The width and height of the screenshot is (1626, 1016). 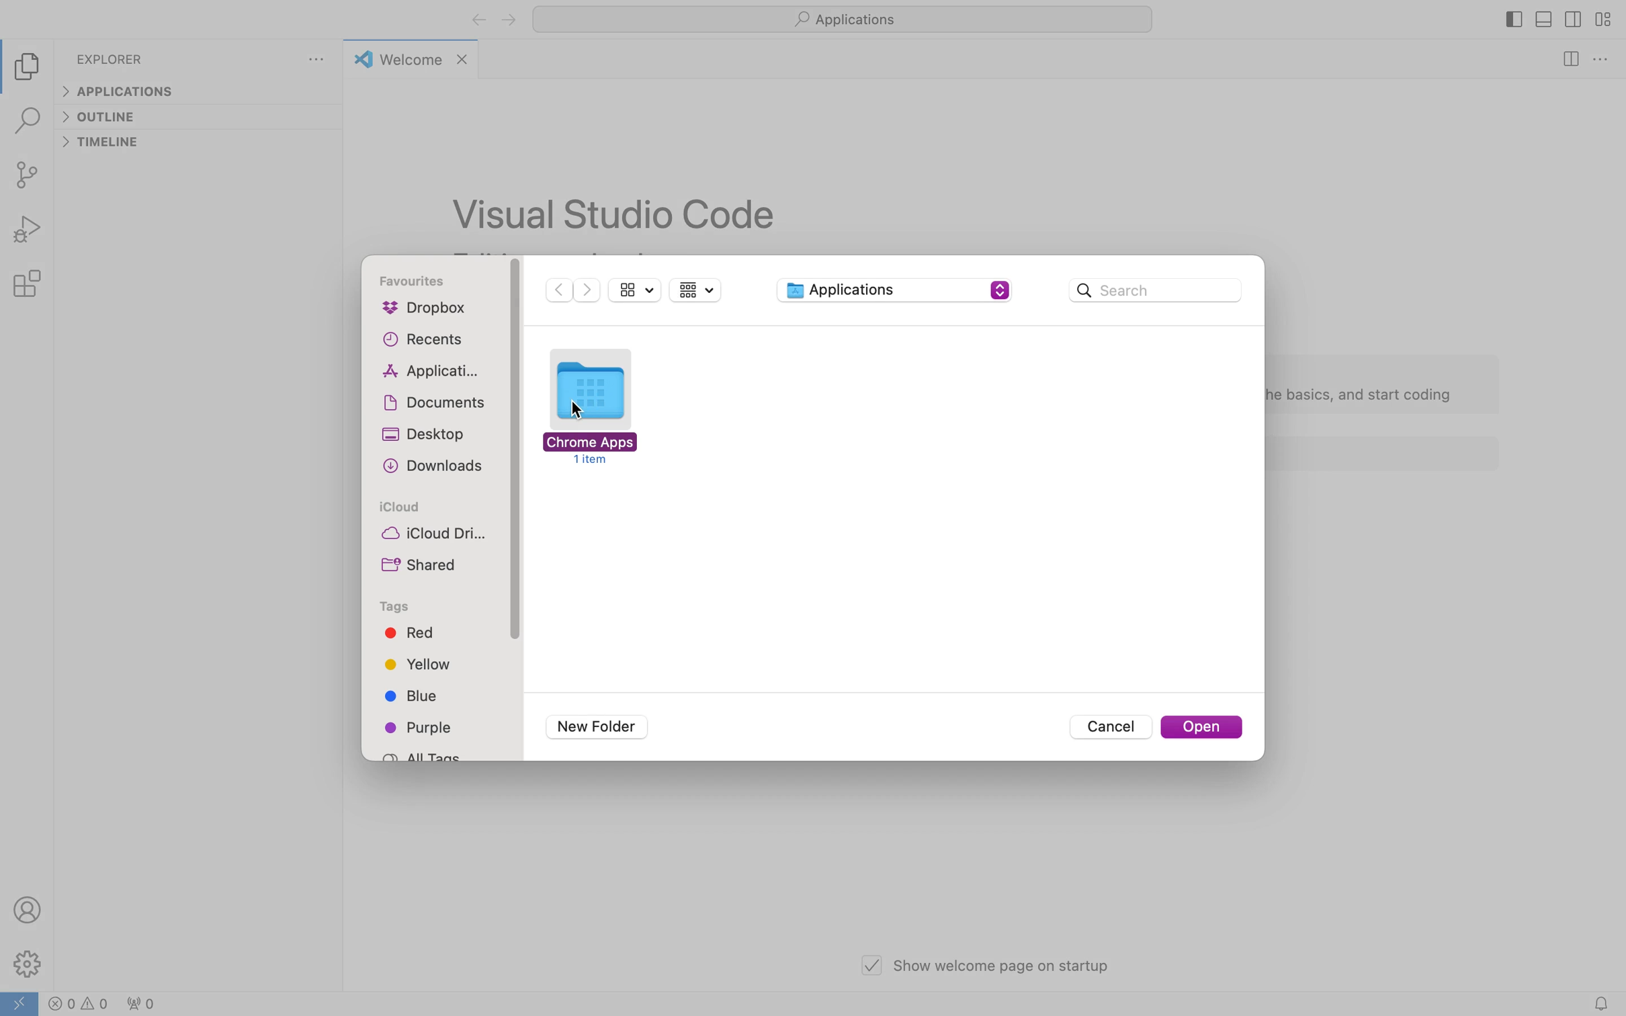 What do you see at coordinates (581, 410) in the screenshot?
I see `cursor` at bounding box center [581, 410].